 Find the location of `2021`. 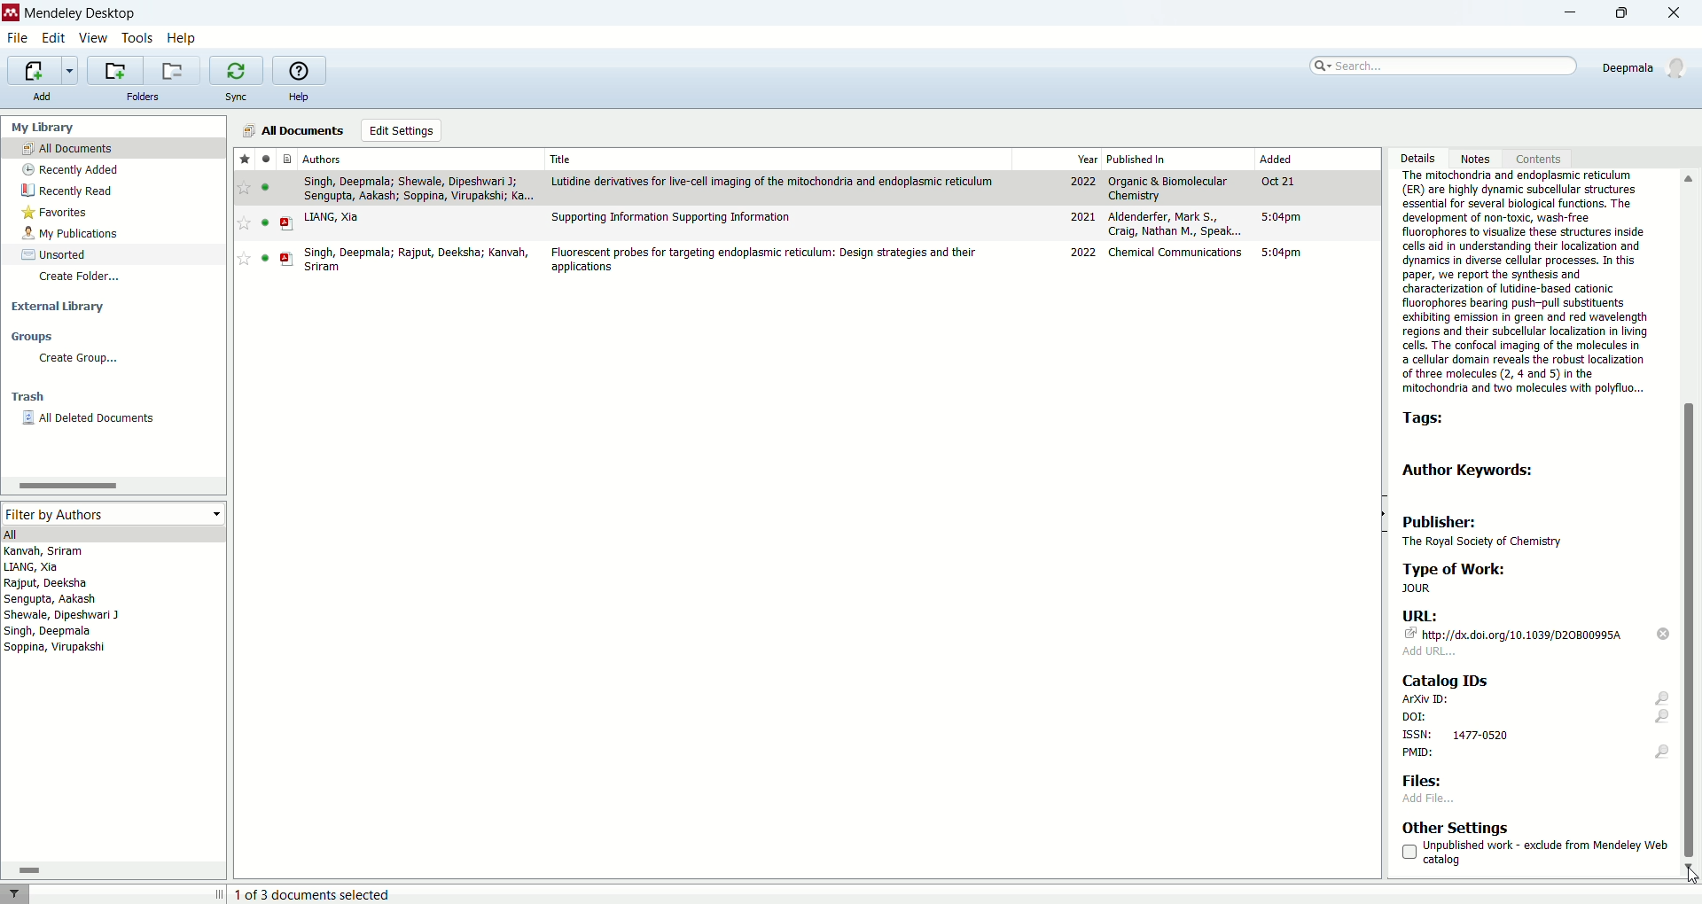

2021 is located at coordinates (1082, 216).